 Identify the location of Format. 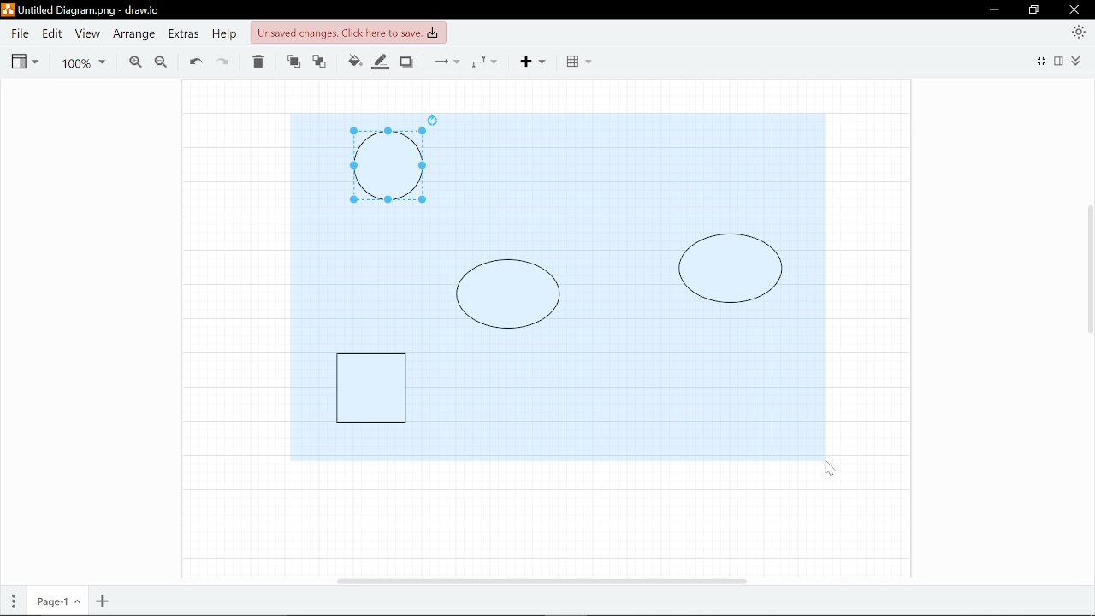
(1061, 61).